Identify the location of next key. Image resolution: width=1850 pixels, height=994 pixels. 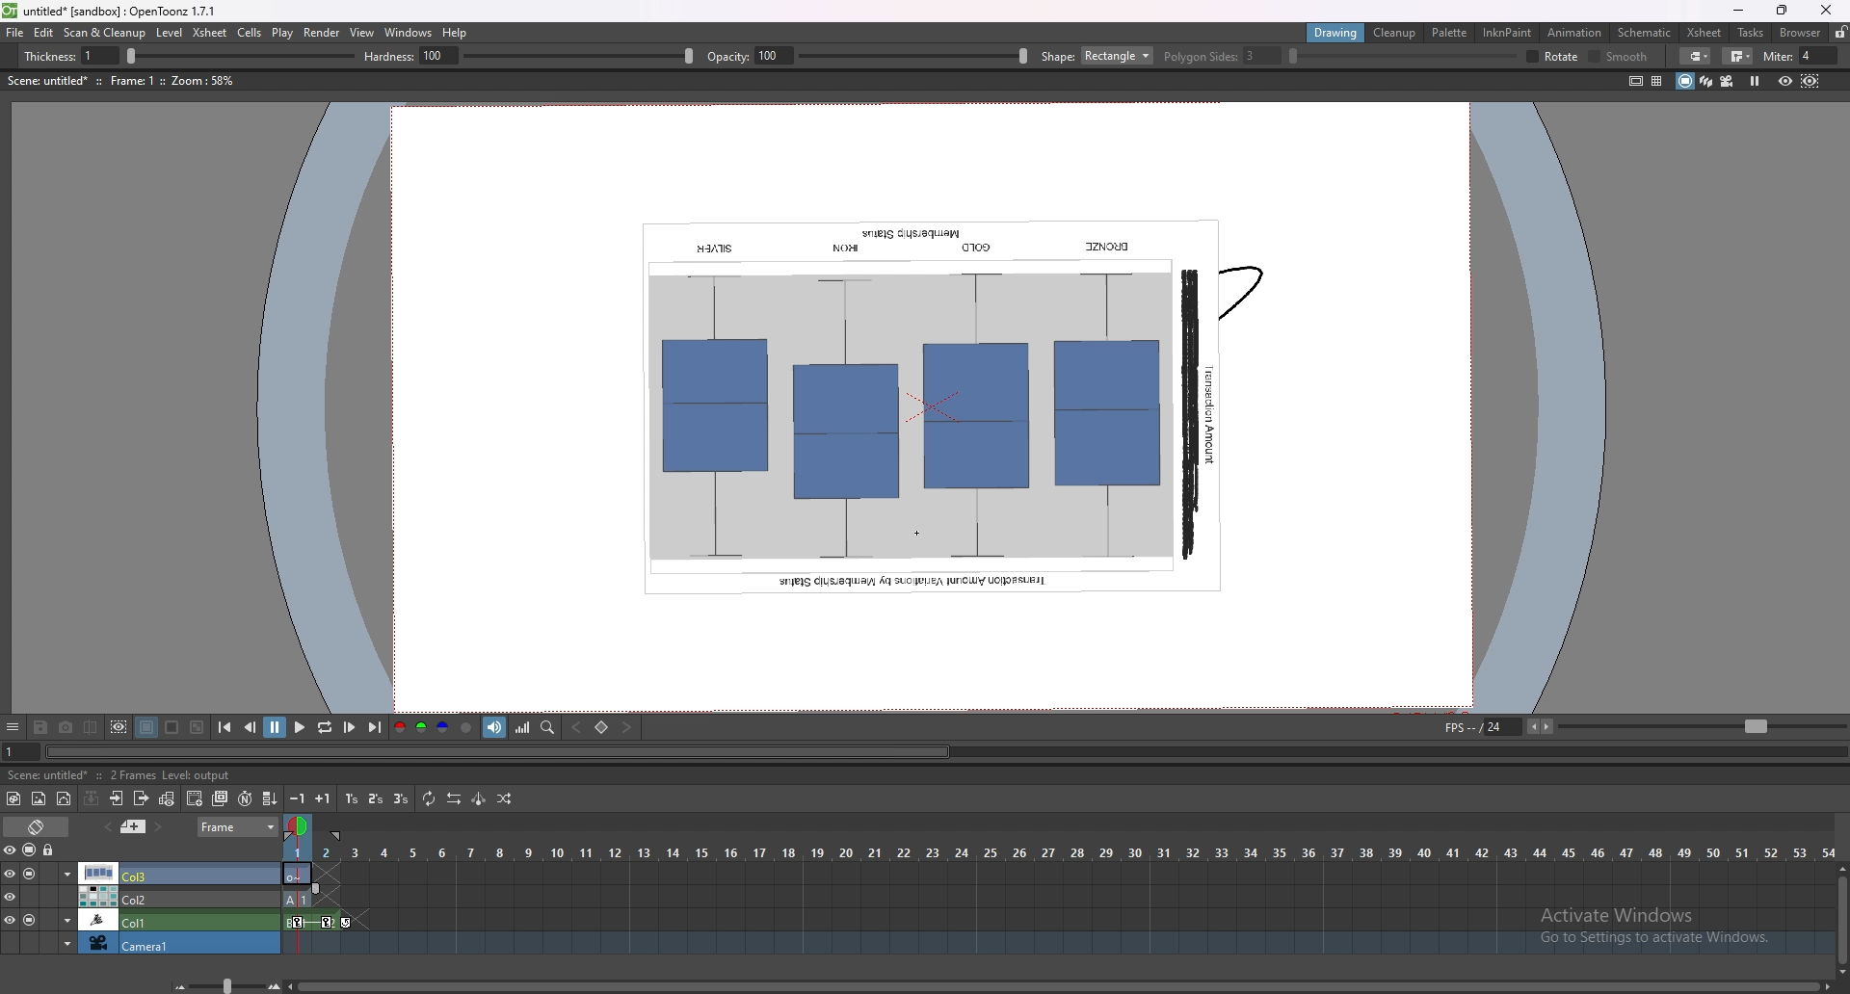
(627, 726).